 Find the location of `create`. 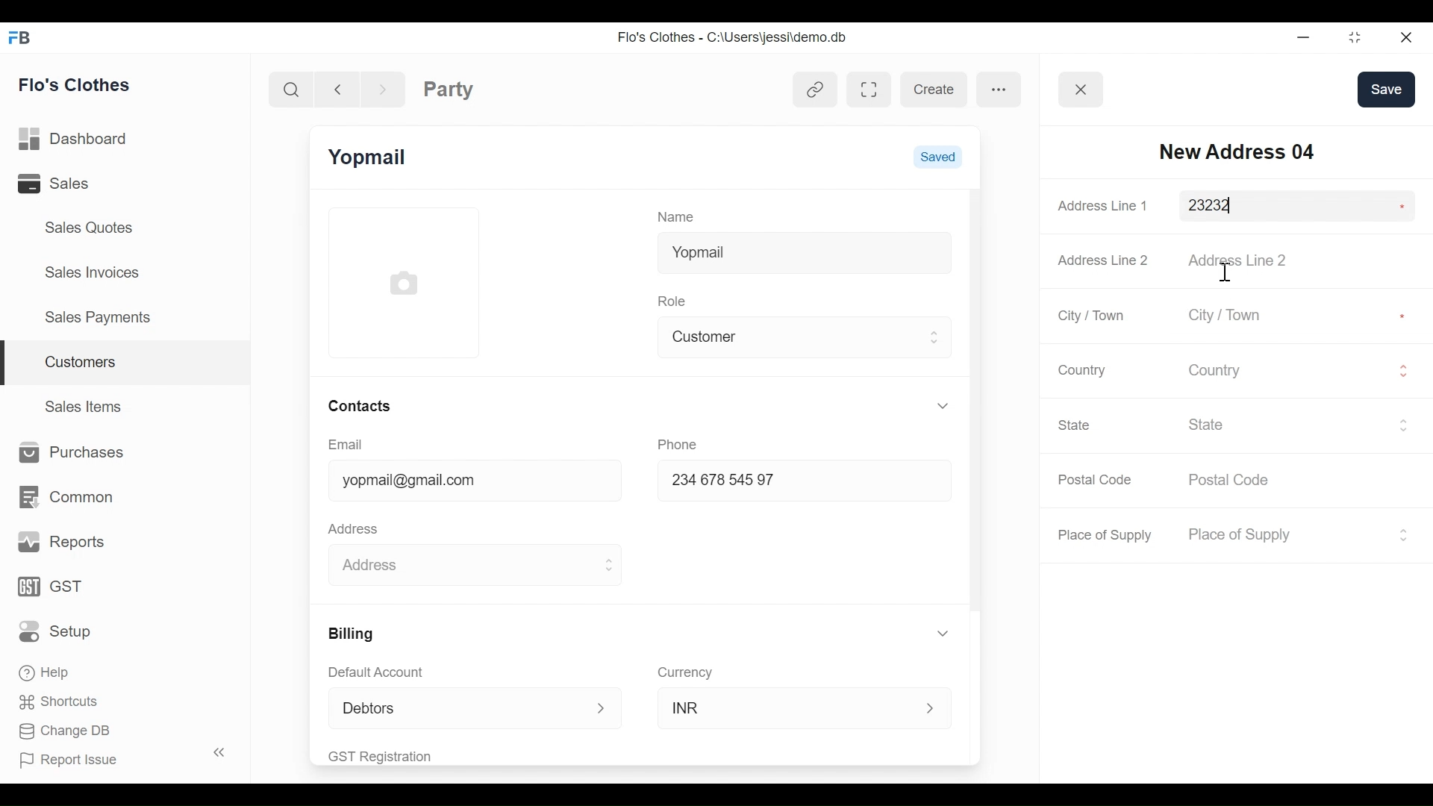

create is located at coordinates (933, 90).